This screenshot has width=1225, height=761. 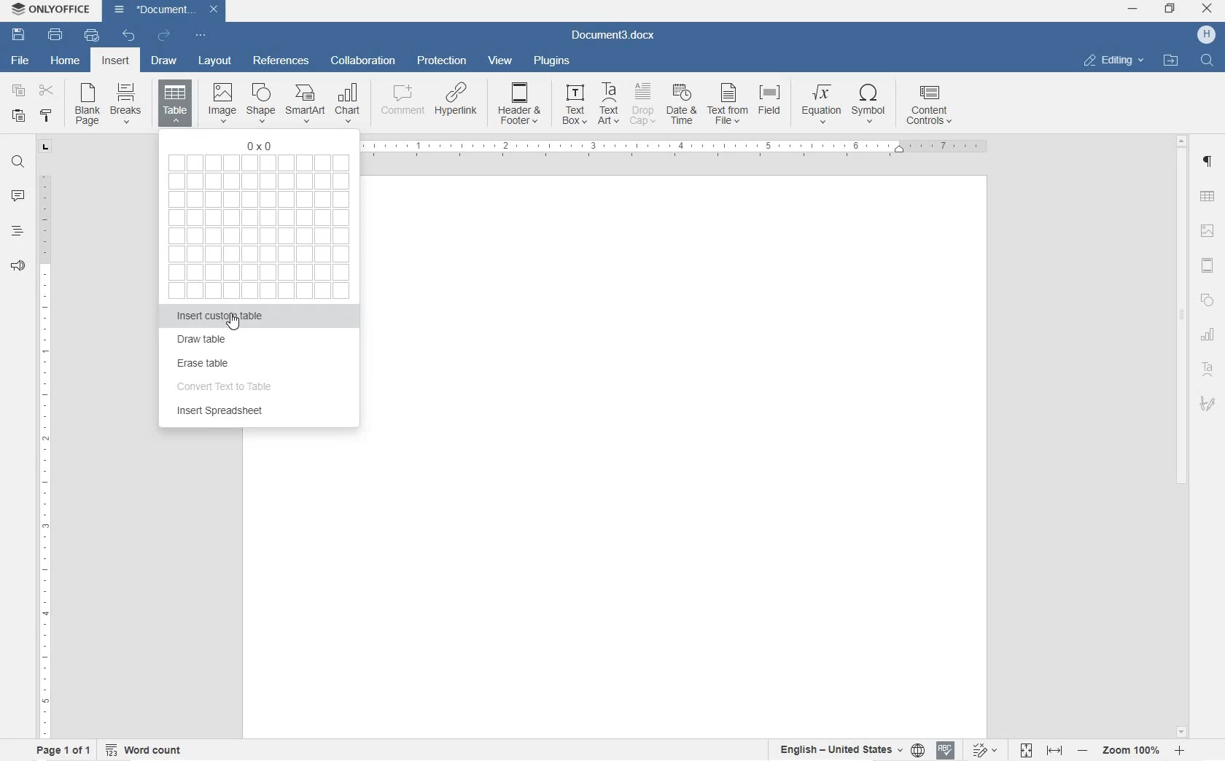 What do you see at coordinates (1132, 749) in the screenshot?
I see `ZOOM IN OR OUT` at bounding box center [1132, 749].